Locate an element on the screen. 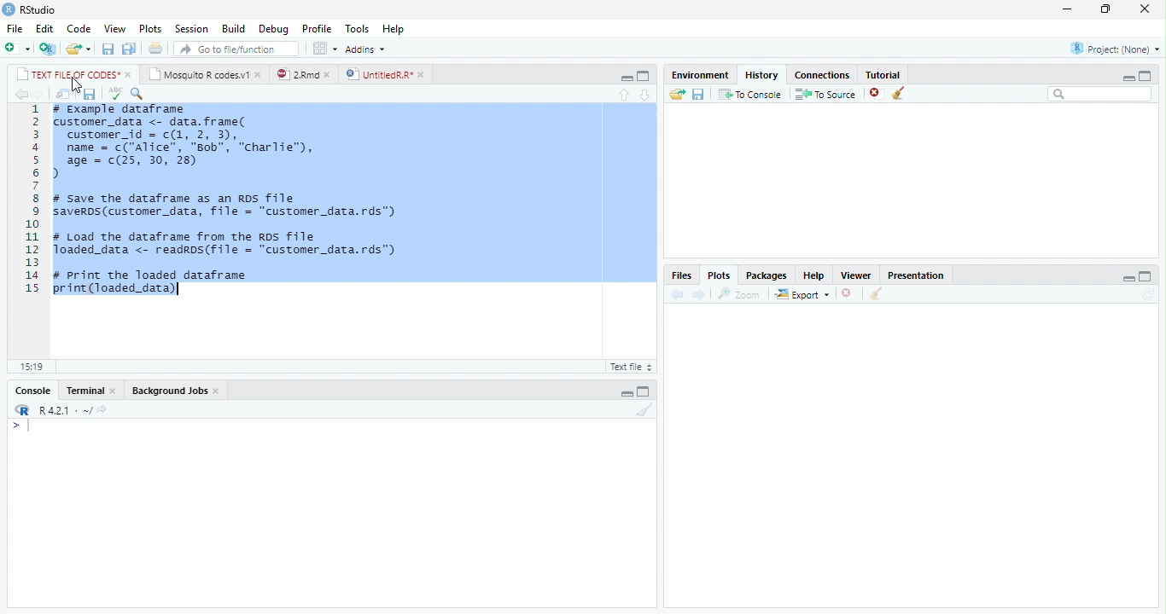 The width and height of the screenshot is (1166, 614). close is located at coordinates (219, 391).